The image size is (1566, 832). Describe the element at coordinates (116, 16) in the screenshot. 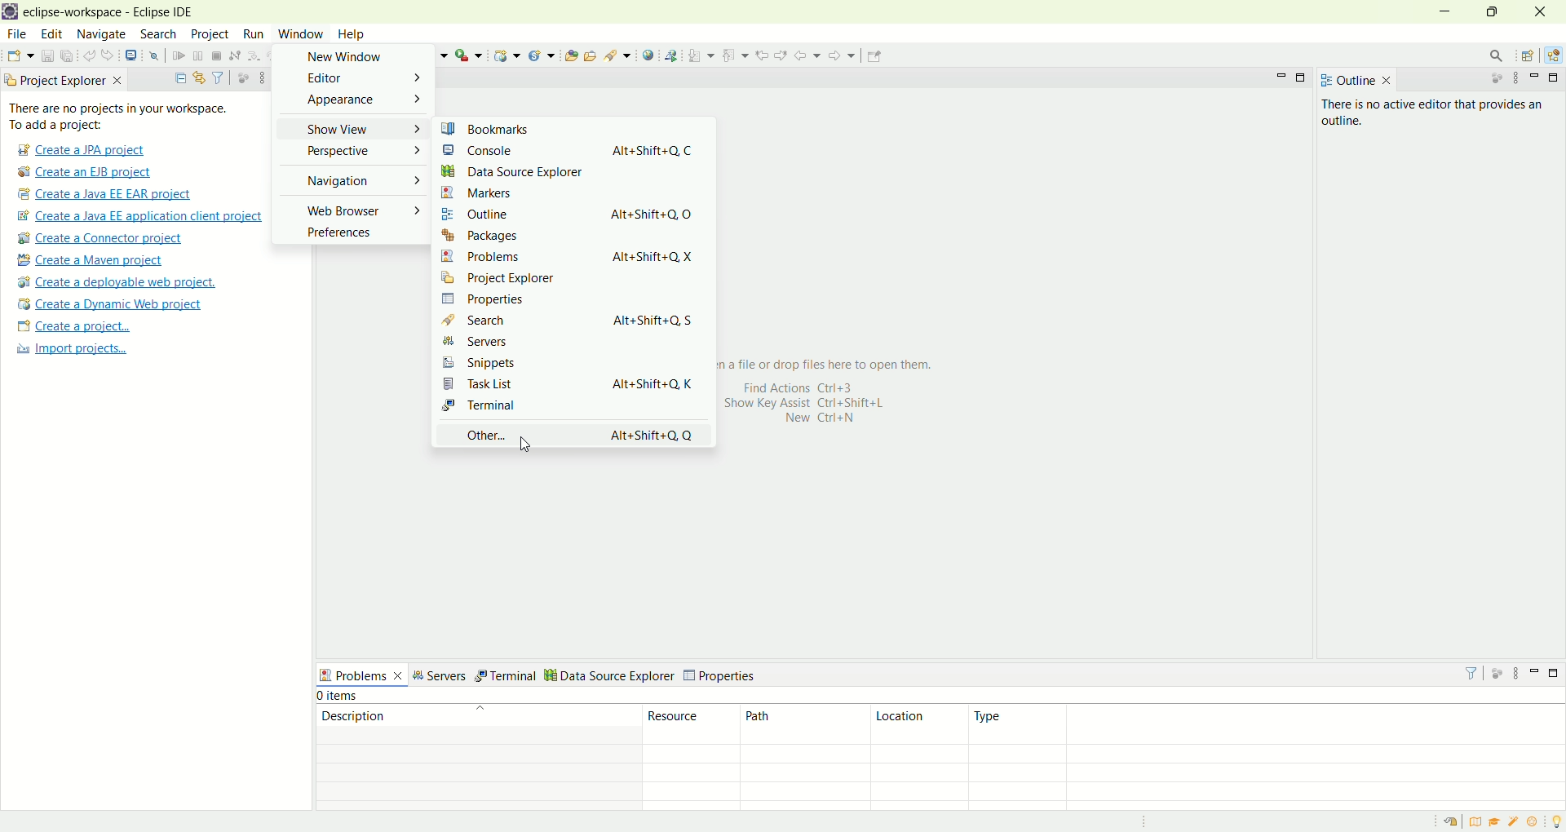

I see `eclipse-workspace-Eclipse-IDE` at that location.